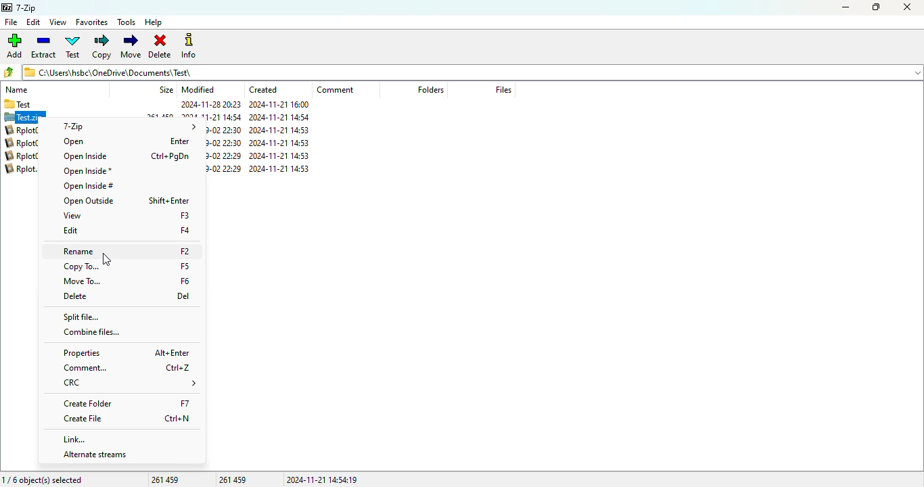 Image resolution: width=924 pixels, height=487 pixels. I want to click on 2024-11-21 14:54:19, so click(323, 480).